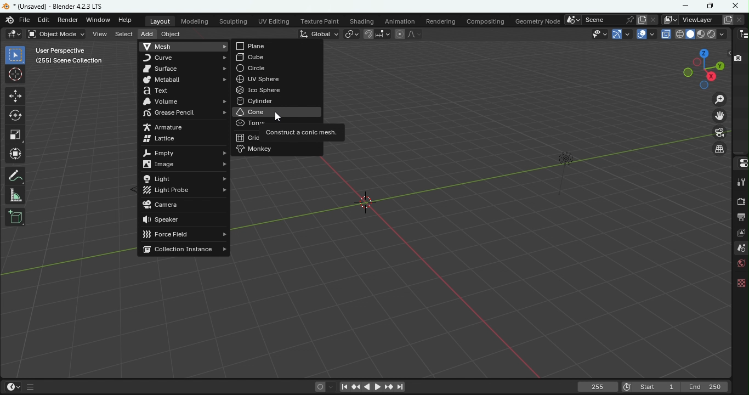  Describe the element at coordinates (686, 72) in the screenshot. I see `Rotate the scene` at that location.